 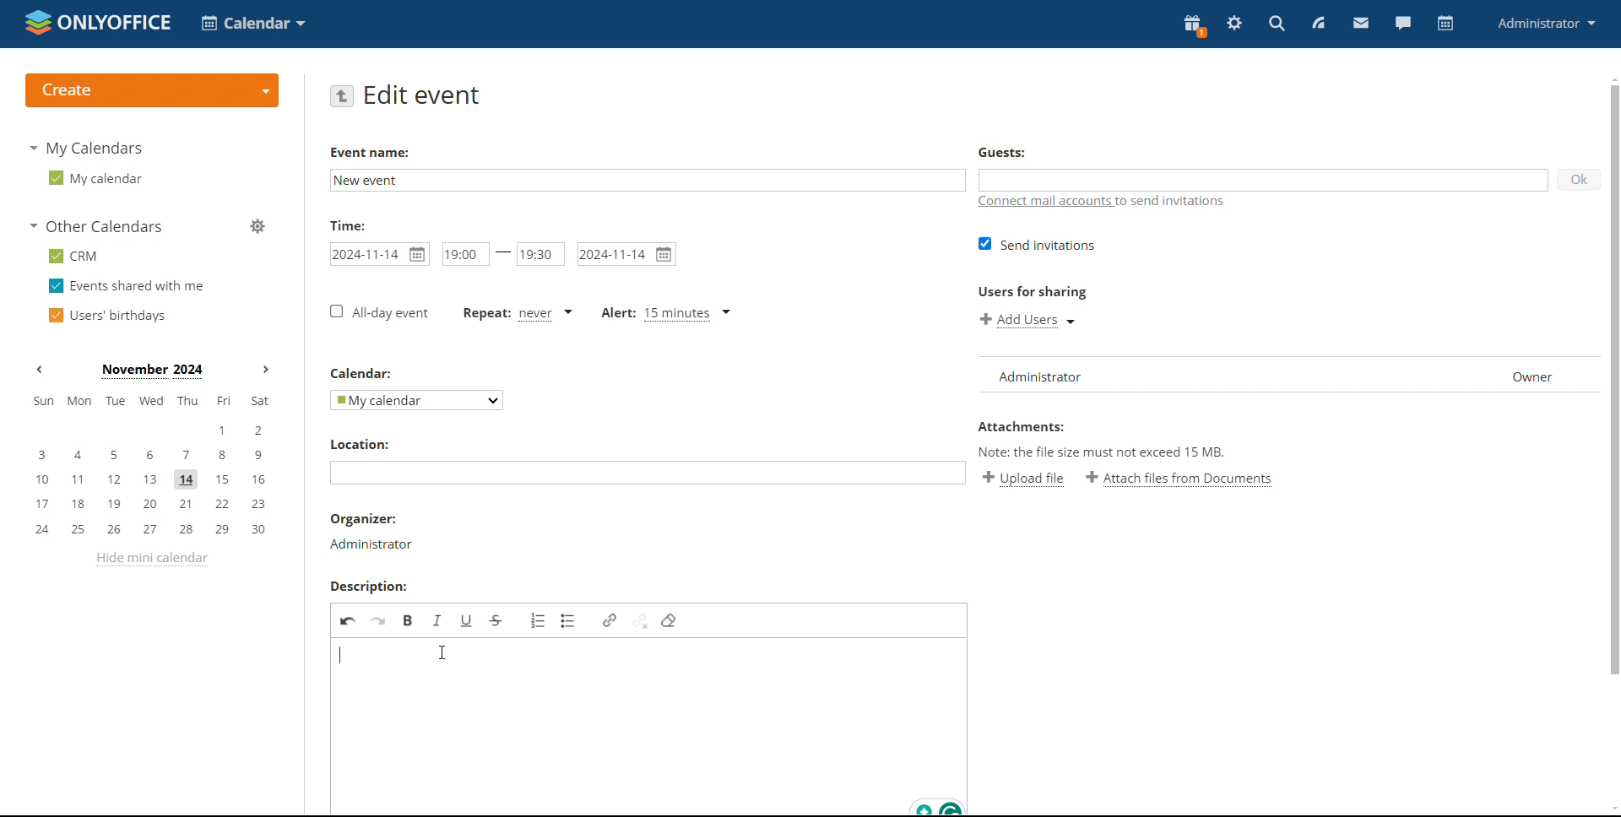 I want to click on scroll down, so click(x=1611, y=808).